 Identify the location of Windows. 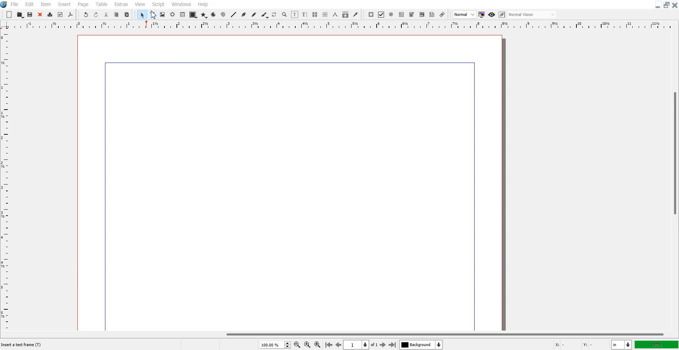
(182, 4).